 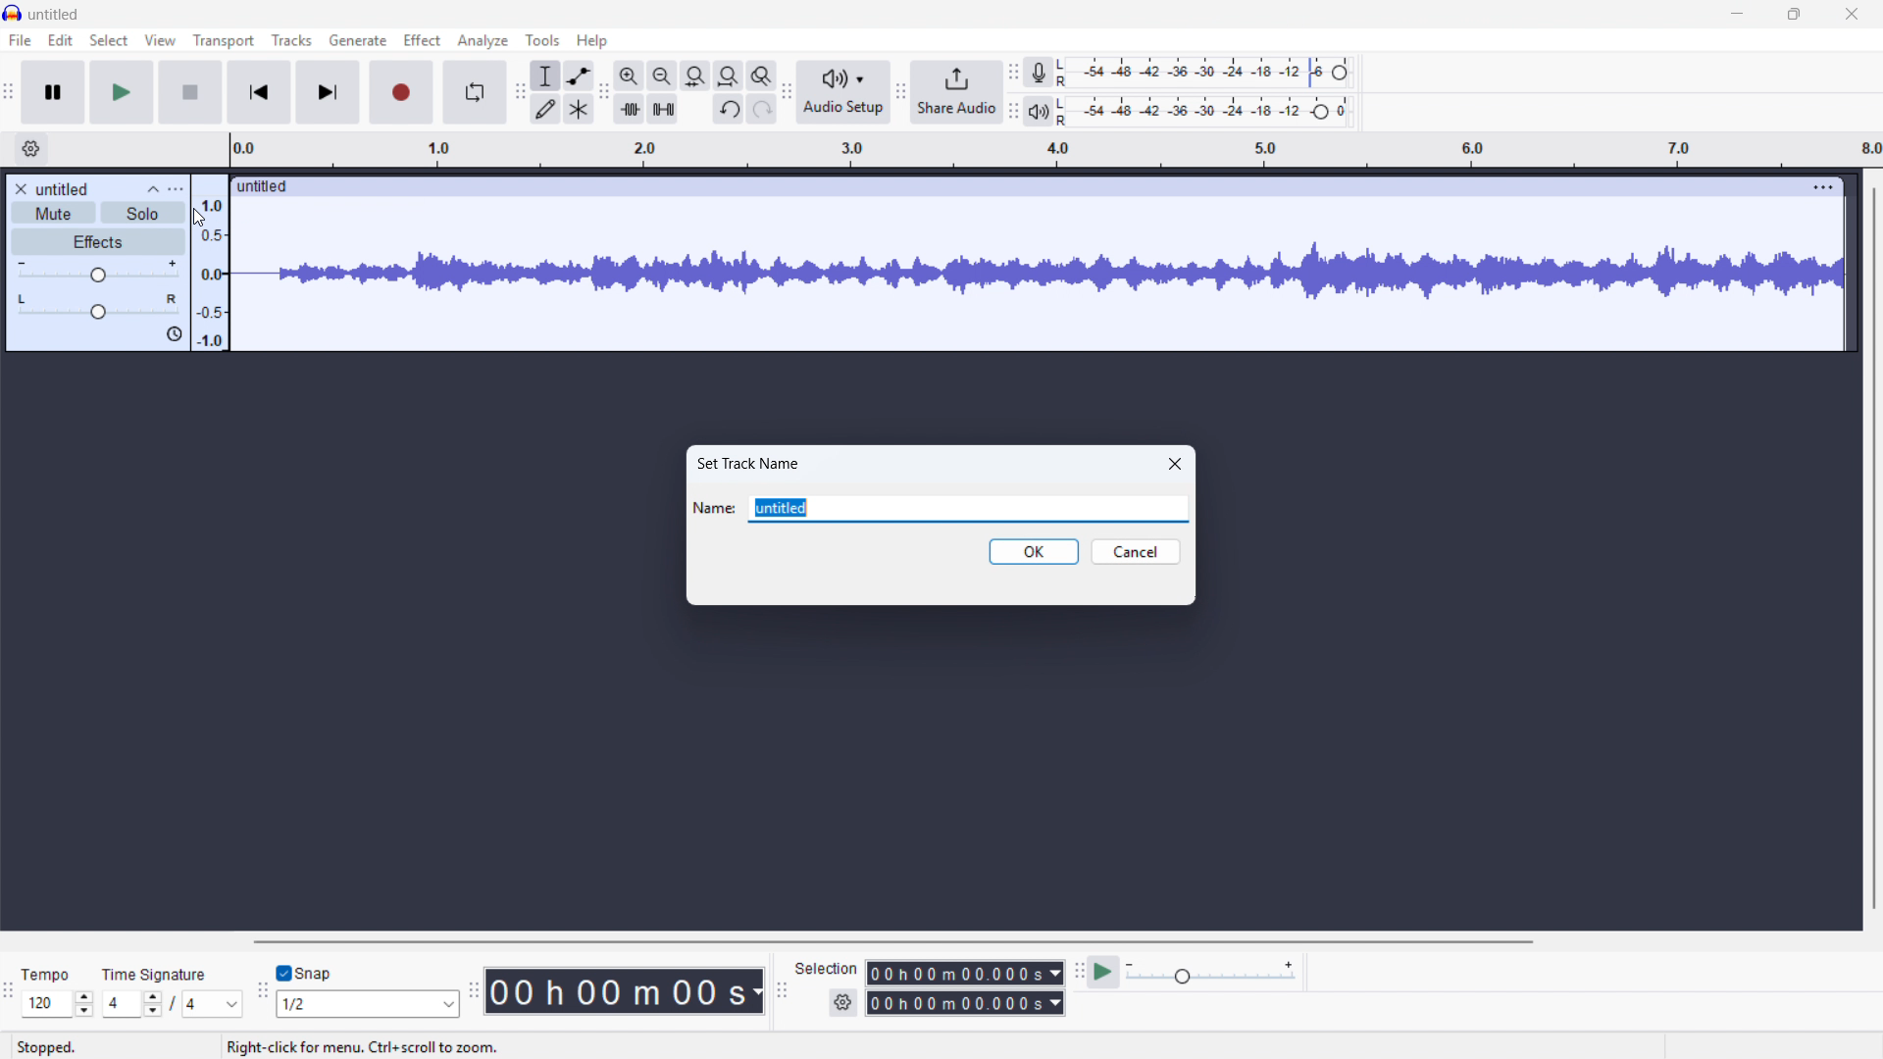 What do you see at coordinates (1038, 73) in the screenshot?
I see `Recording metre ` at bounding box center [1038, 73].